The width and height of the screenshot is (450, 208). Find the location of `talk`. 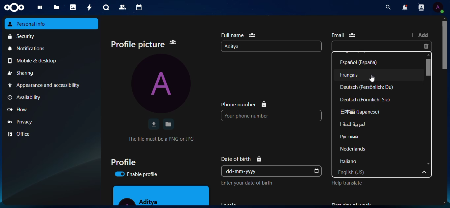

talk is located at coordinates (105, 7).